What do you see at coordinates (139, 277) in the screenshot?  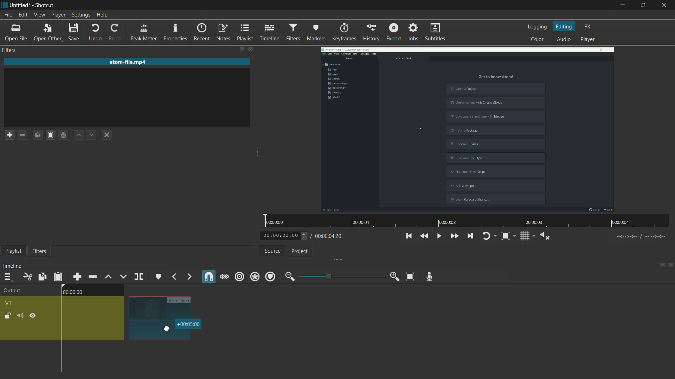 I see `split at playhead` at bounding box center [139, 277].